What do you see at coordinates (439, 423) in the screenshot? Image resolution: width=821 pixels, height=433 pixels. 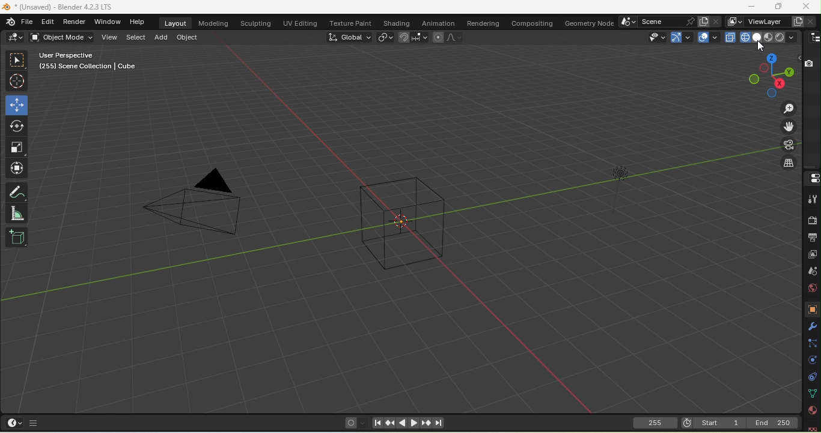 I see `Jump to first/last frame in frame range` at bounding box center [439, 423].